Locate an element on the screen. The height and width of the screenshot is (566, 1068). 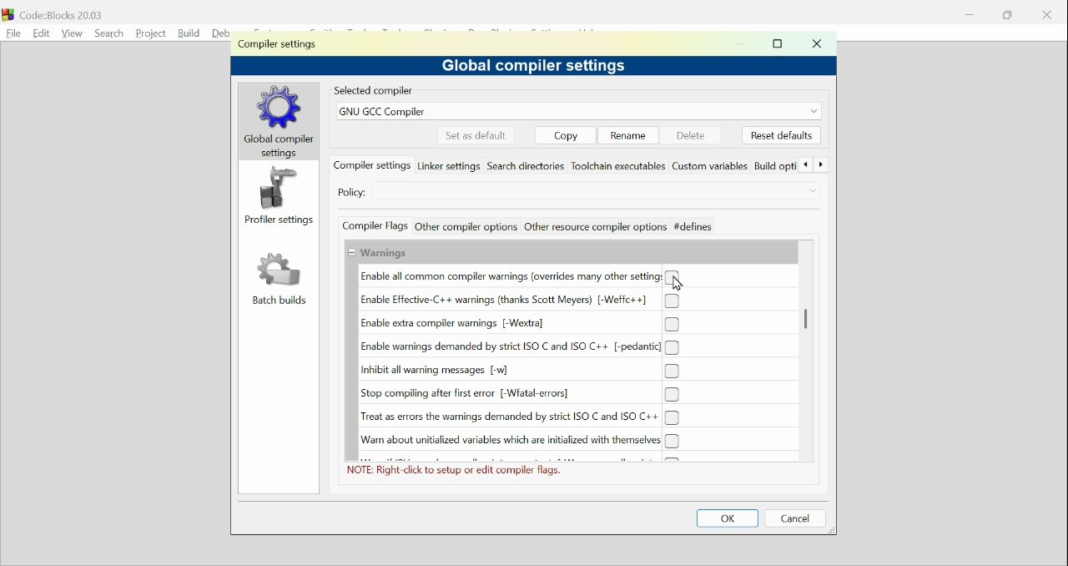
Search directories is located at coordinates (527, 167).